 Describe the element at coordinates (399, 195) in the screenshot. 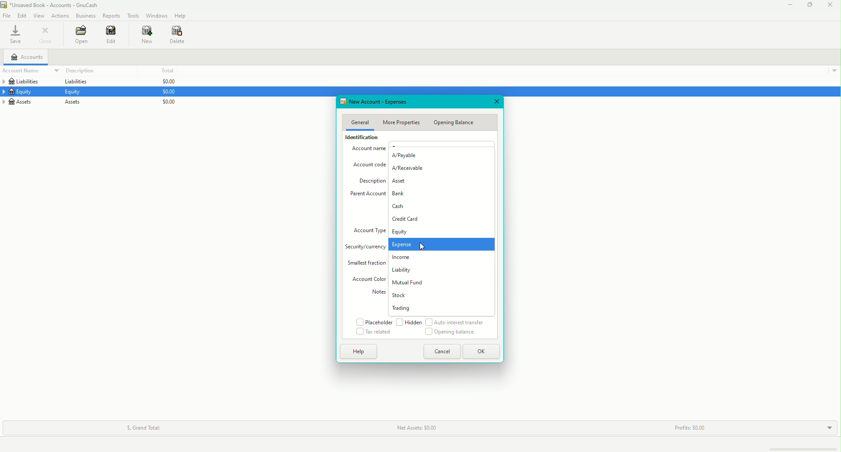

I see `Bank` at that location.